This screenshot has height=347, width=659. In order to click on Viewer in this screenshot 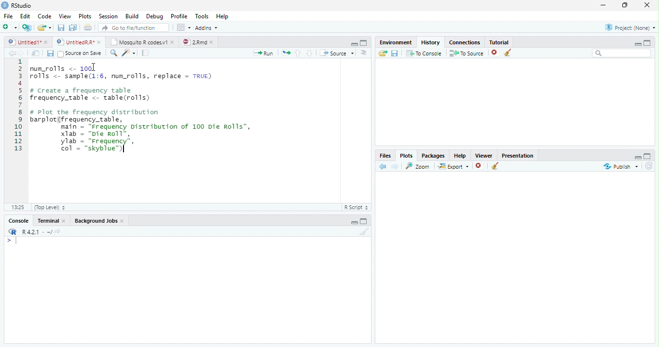, I will do `click(483, 155)`.